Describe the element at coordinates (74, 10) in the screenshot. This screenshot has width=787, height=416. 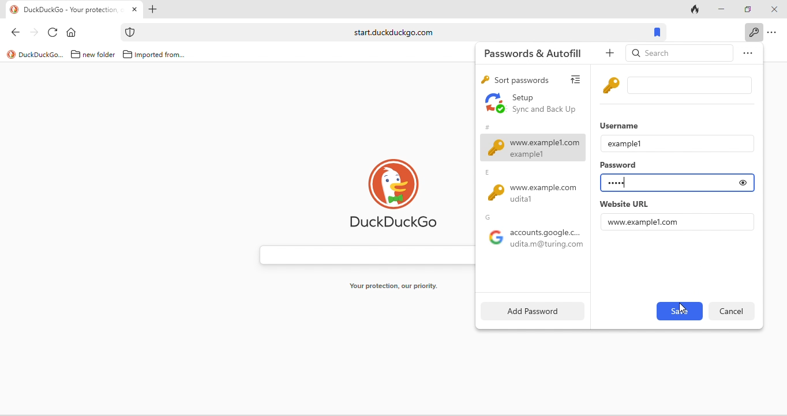
I see `DuckDuckGo - Your protection` at that location.